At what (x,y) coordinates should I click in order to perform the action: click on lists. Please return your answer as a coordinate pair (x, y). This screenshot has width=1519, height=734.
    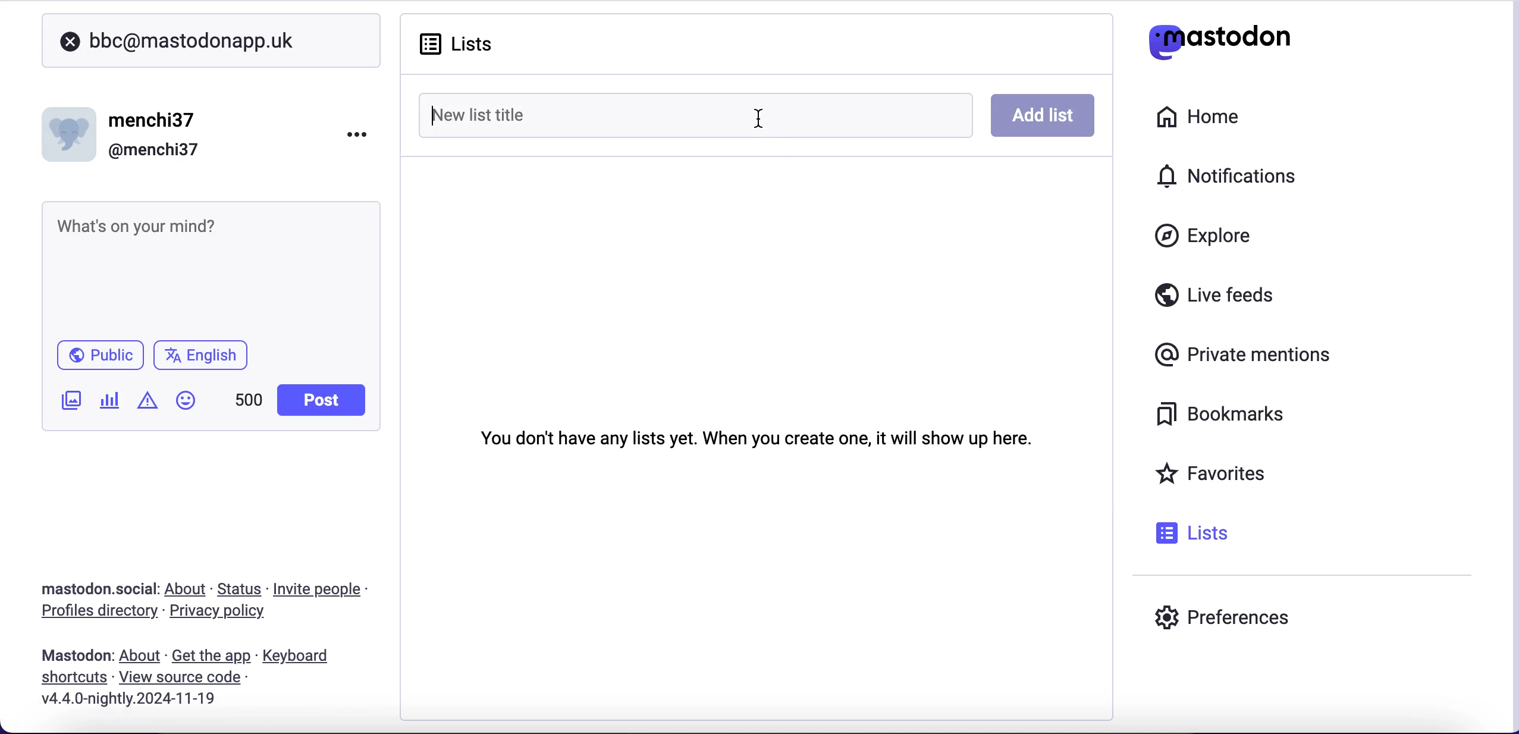
    Looking at the image, I should click on (469, 44).